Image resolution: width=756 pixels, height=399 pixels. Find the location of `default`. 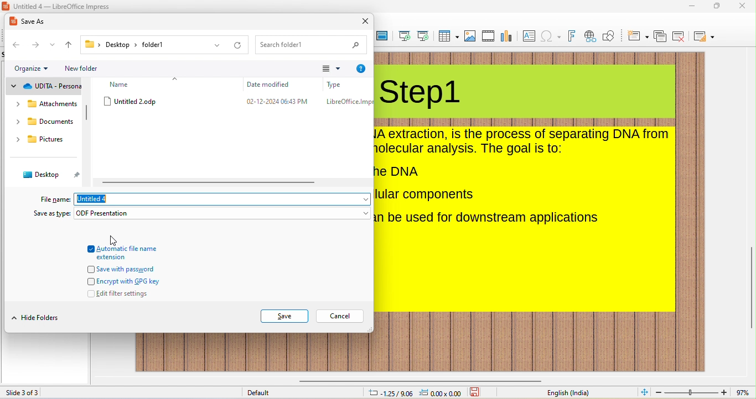

default is located at coordinates (263, 393).